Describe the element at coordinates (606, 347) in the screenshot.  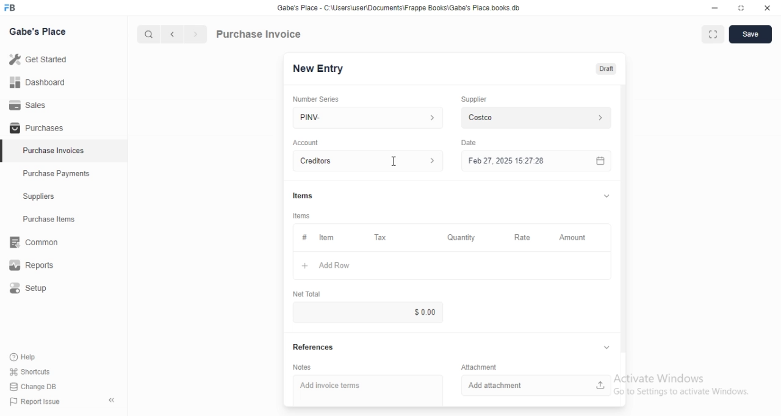
I see `Collapse` at that location.